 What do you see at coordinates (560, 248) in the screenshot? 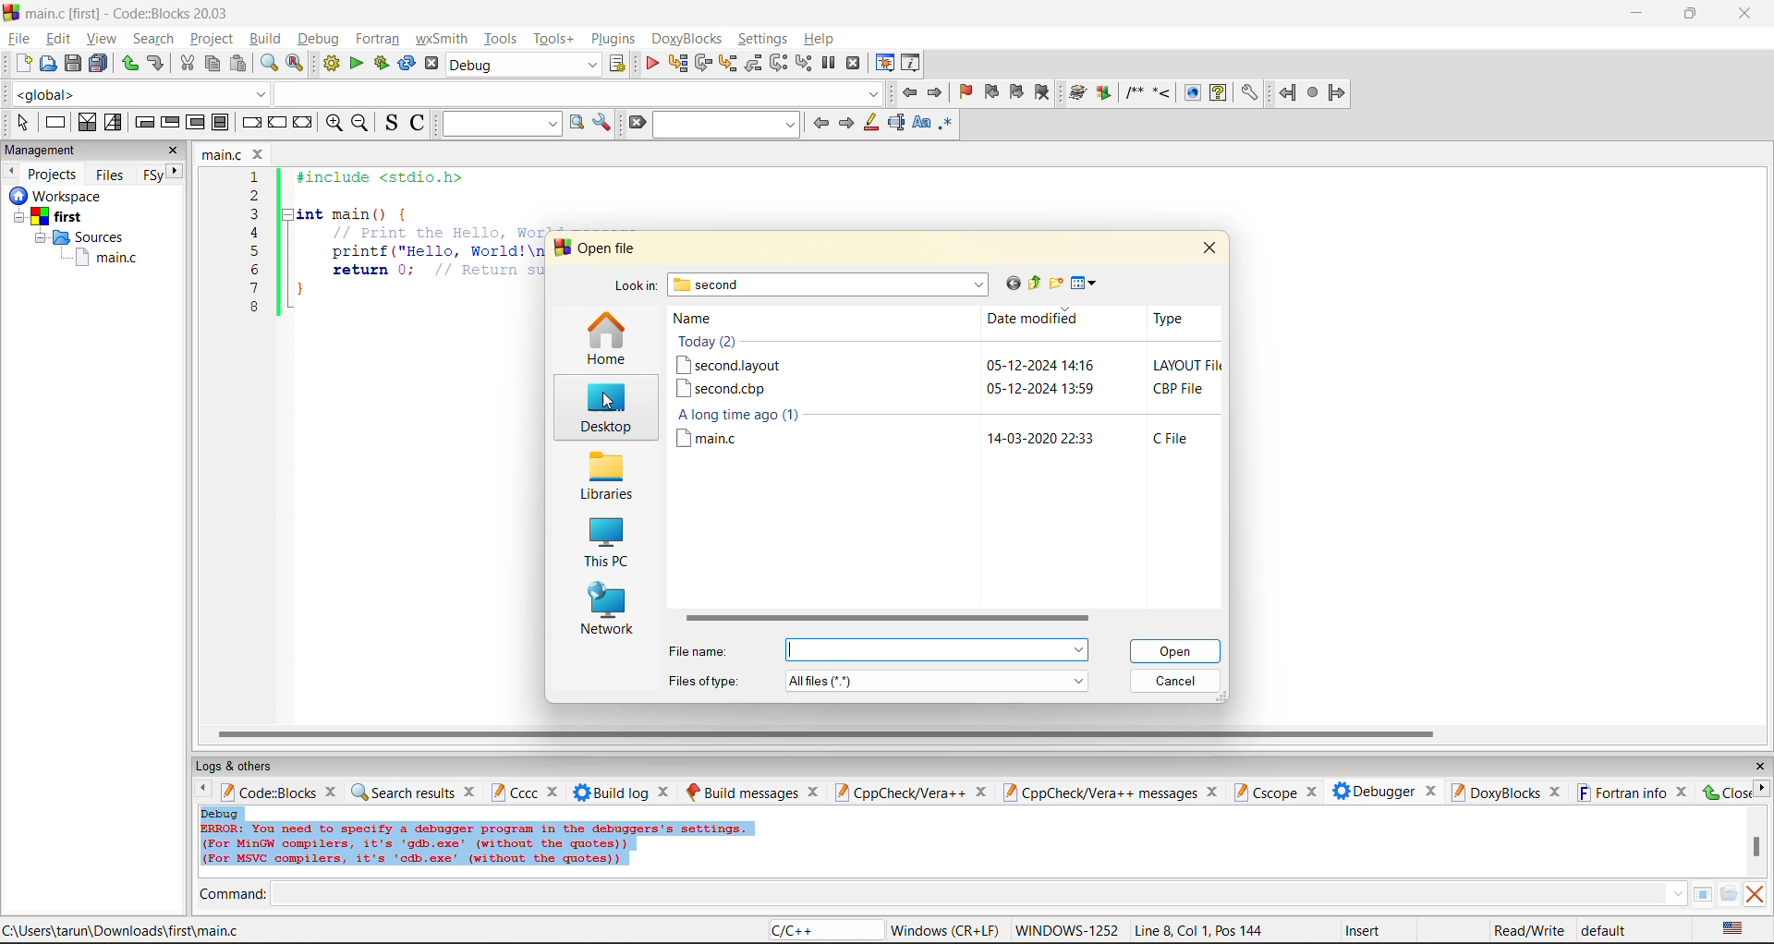
I see `logo` at bounding box center [560, 248].